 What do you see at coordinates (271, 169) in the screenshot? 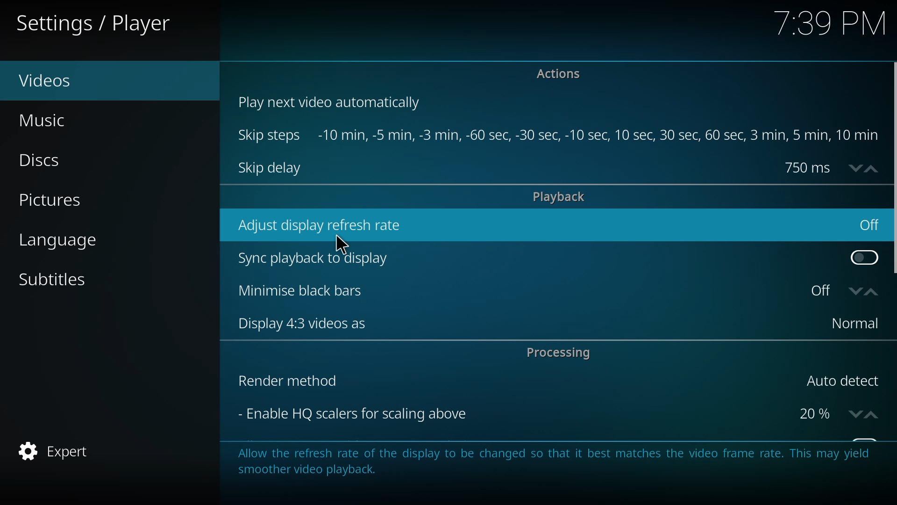
I see `skip delay` at bounding box center [271, 169].